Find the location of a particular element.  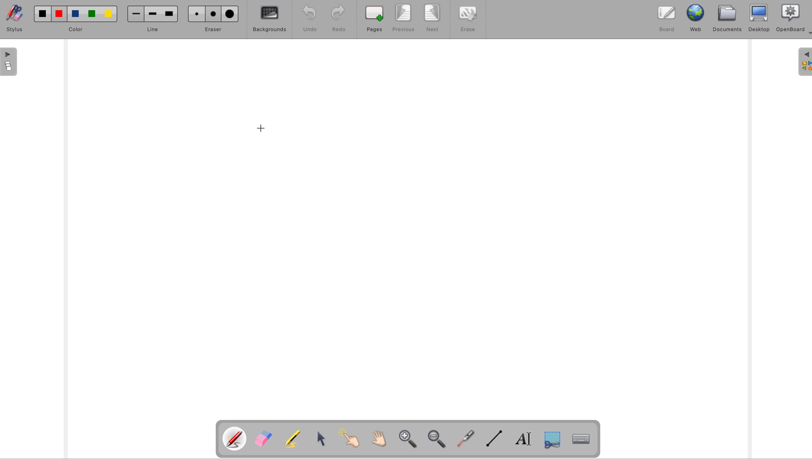

display keyboard is located at coordinates (583, 440).